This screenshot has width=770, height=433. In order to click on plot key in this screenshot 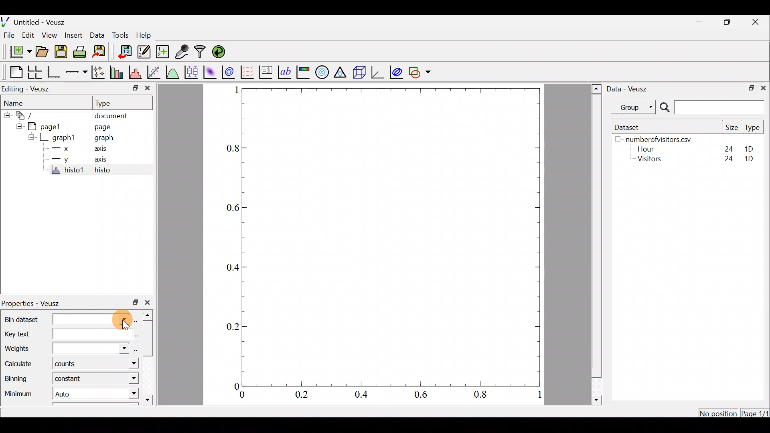, I will do `click(265, 72)`.